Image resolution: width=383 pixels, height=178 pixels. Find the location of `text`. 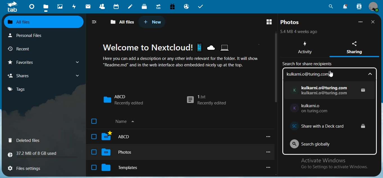

text is located at coordinates (300, 32).